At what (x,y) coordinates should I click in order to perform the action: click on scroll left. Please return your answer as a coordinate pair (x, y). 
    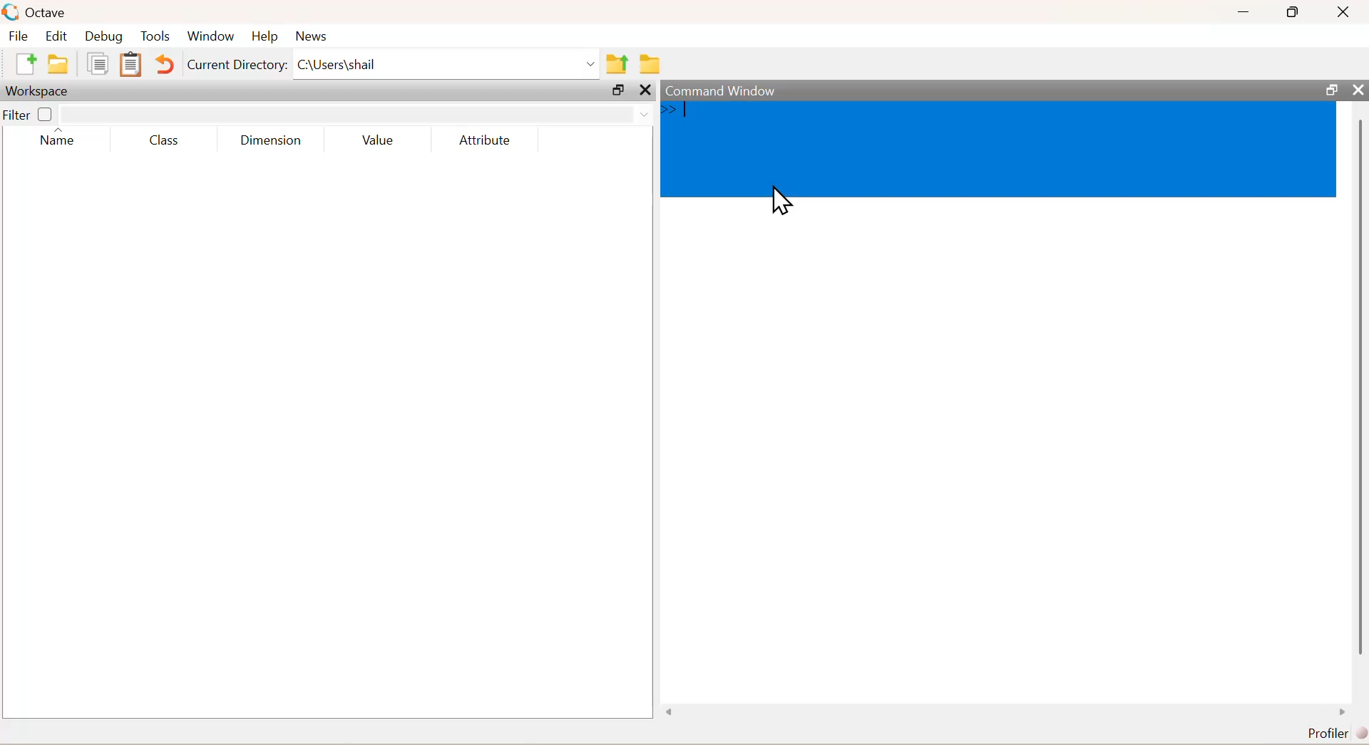
    Looking at the image, I should click on (670, 712).